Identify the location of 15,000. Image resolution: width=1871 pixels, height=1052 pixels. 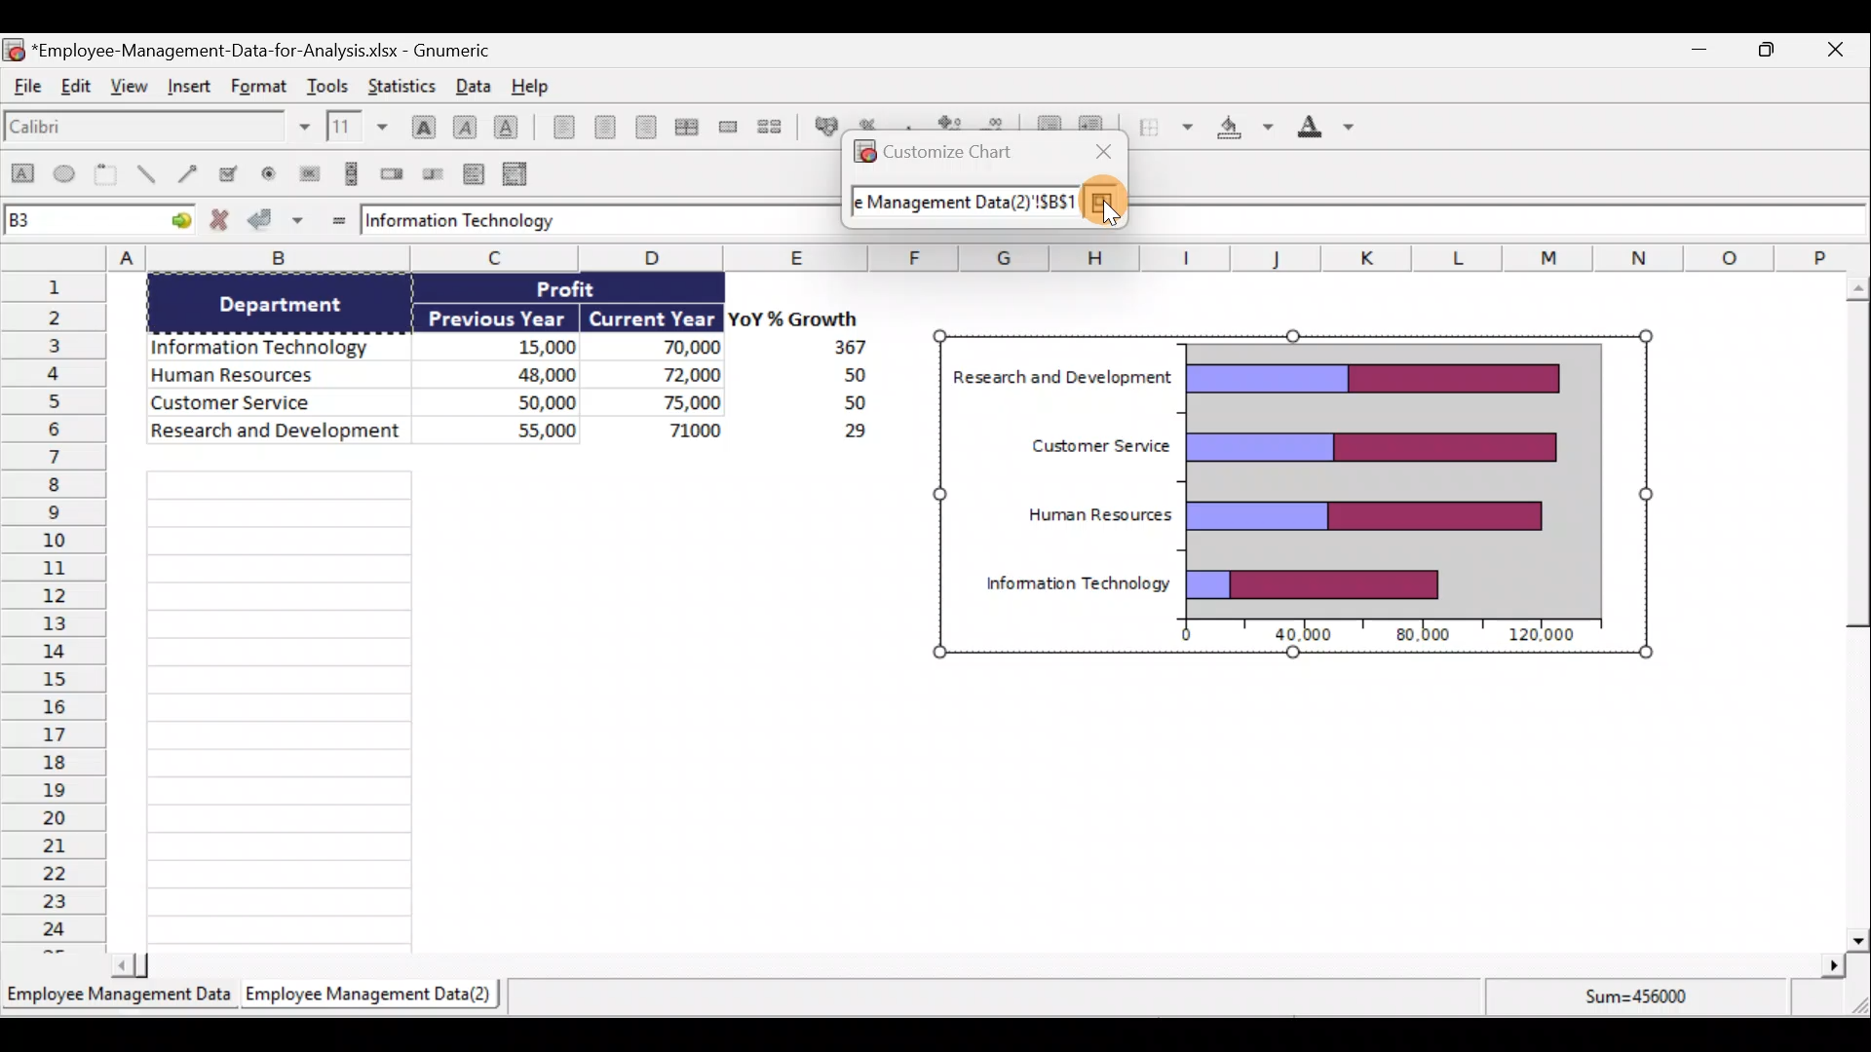
(530, 344).